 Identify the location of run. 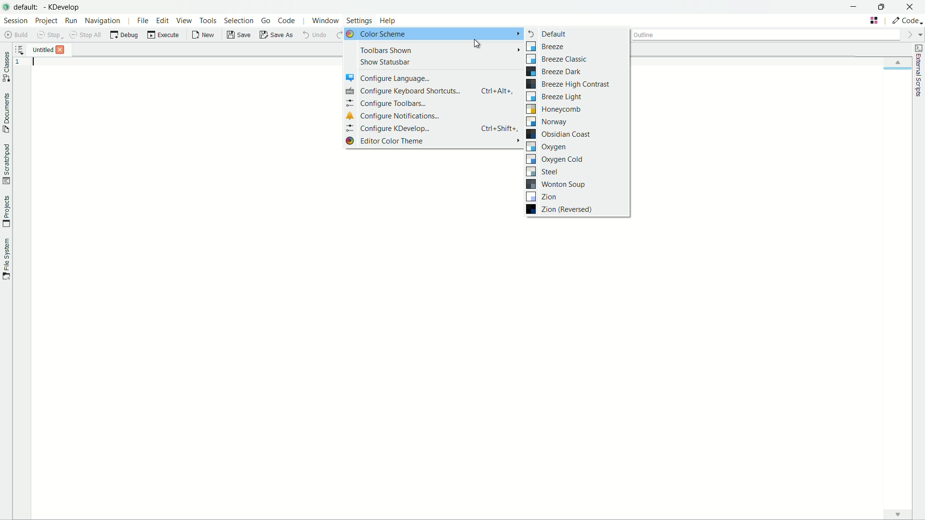
(71, 20).